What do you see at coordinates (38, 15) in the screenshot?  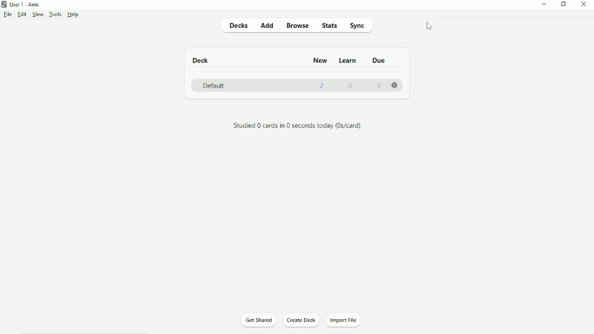 I see `View` at bounding box center [38, 15].